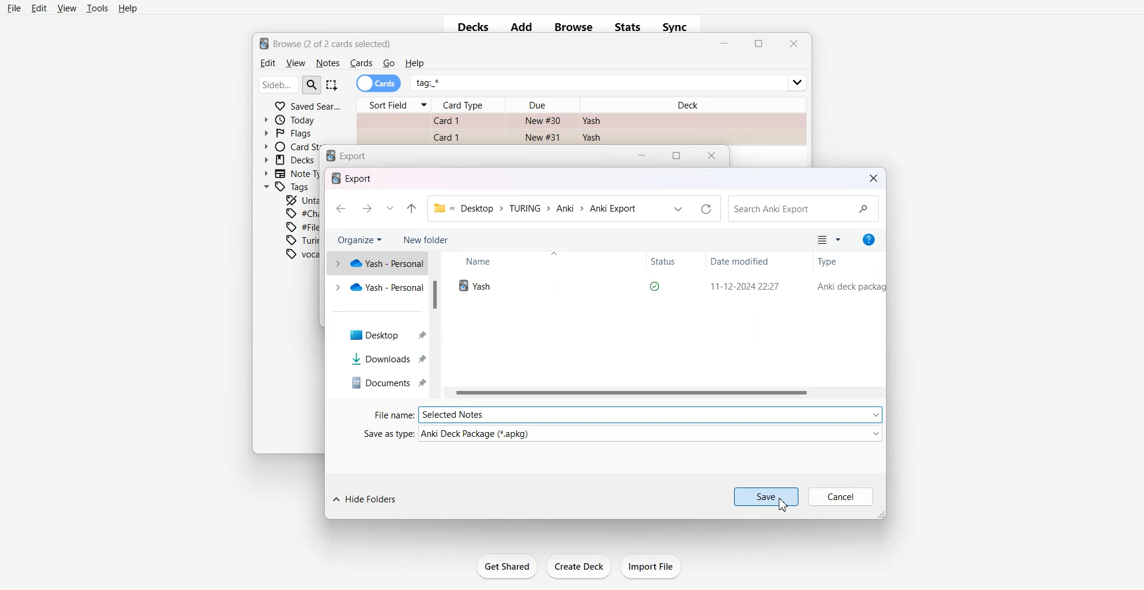 The height and width of the screenshot is (590, 1144). What do you see at coordinates (643, 155) in the screenshot?
I see `Minimize` at bounding box center [643, 155].